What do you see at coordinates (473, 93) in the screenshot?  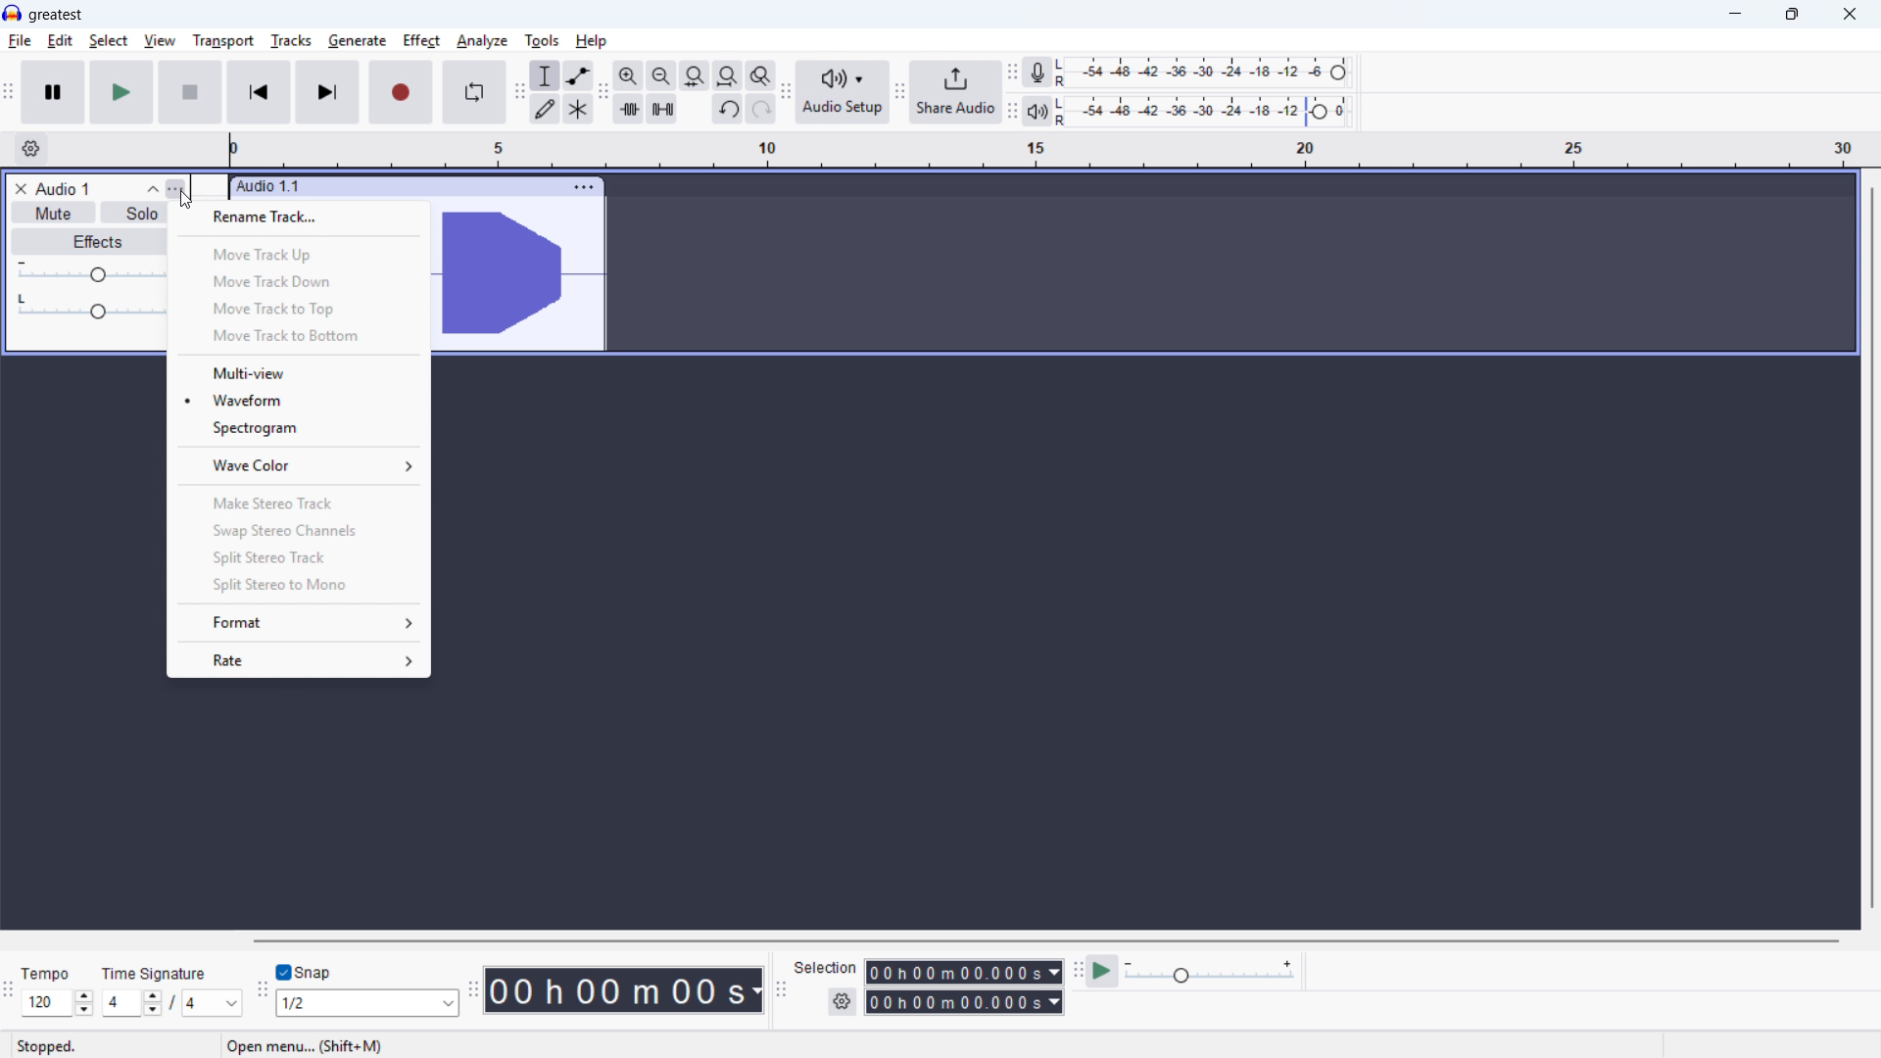 I see `Enable looping ` at bounding box center [473, 93].